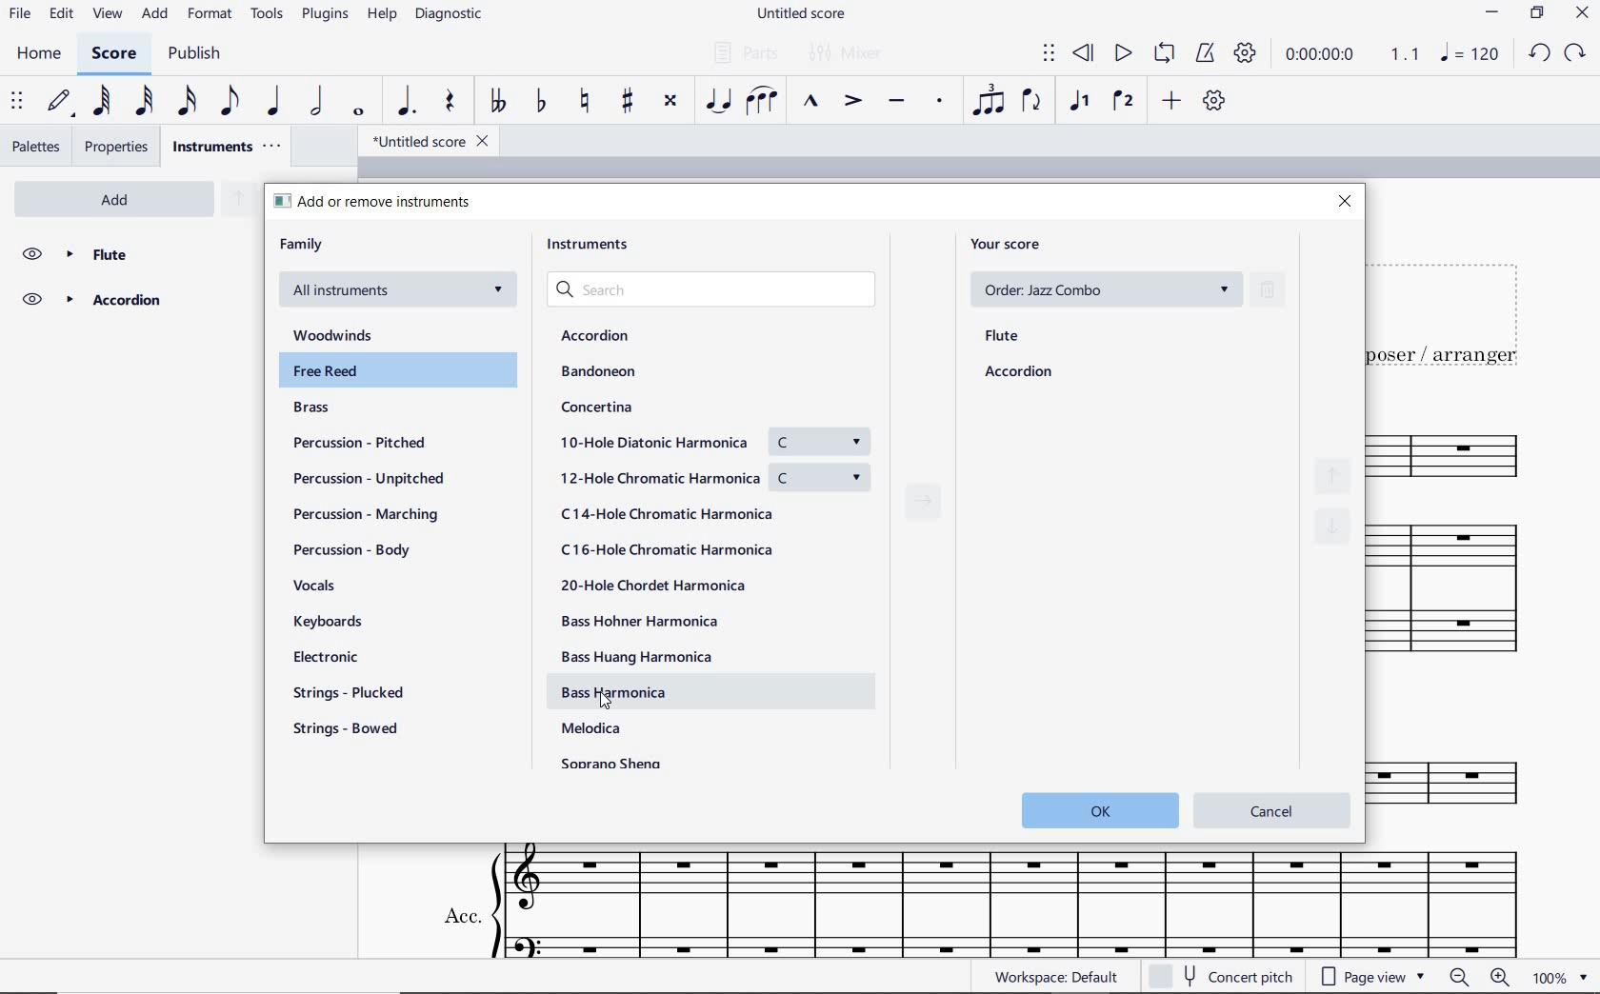 Image resolution: width=1600 pixels, height=994 pixels. I want to click on toggle flat, so click(539, 103).